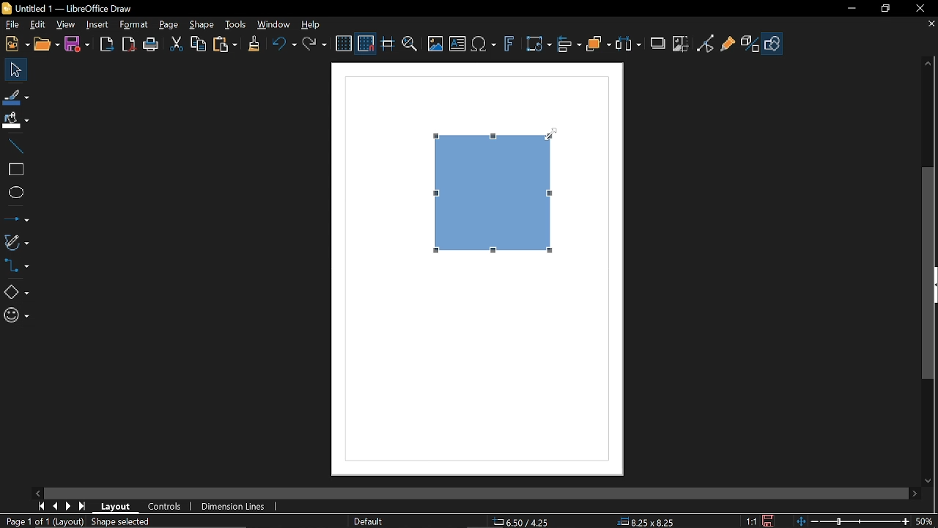 The height and width of the screenshot is (528, 938). What do you see at coordinates (369, 522) in the screenshot?
I see `Default (Slide master name)` at bounding box center [369, 522].